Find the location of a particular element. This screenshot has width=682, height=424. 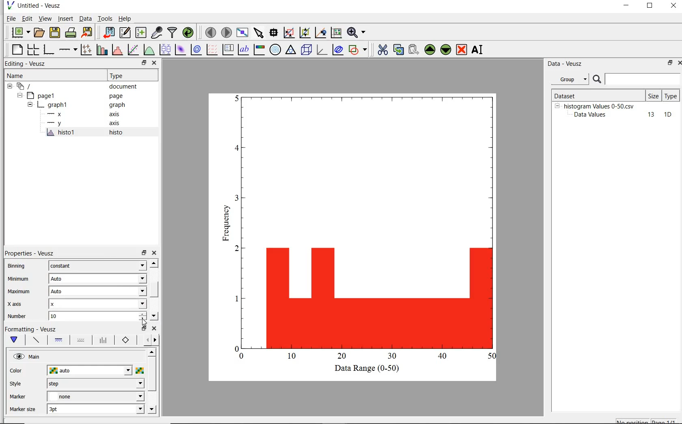

step is located at coordinates (95, 383).